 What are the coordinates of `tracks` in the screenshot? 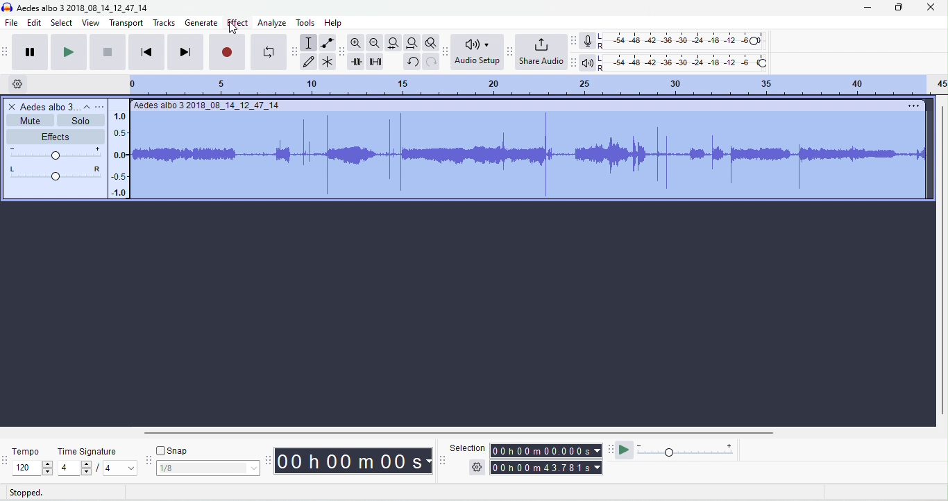 It's located at (164, 24).